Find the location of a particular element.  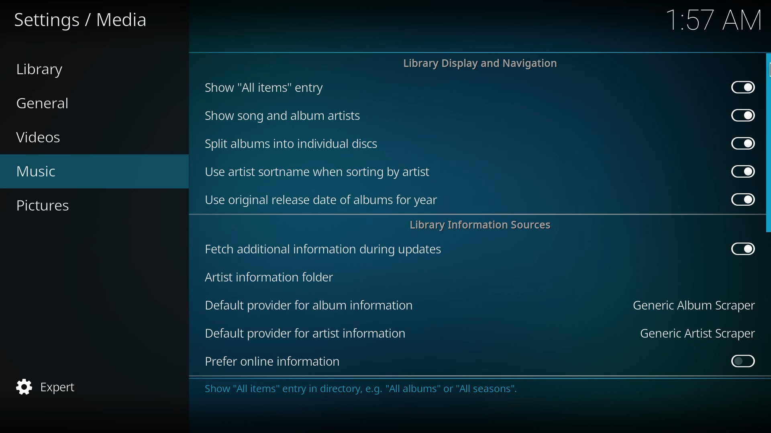

mouse down is located at coordinates (769, 74).